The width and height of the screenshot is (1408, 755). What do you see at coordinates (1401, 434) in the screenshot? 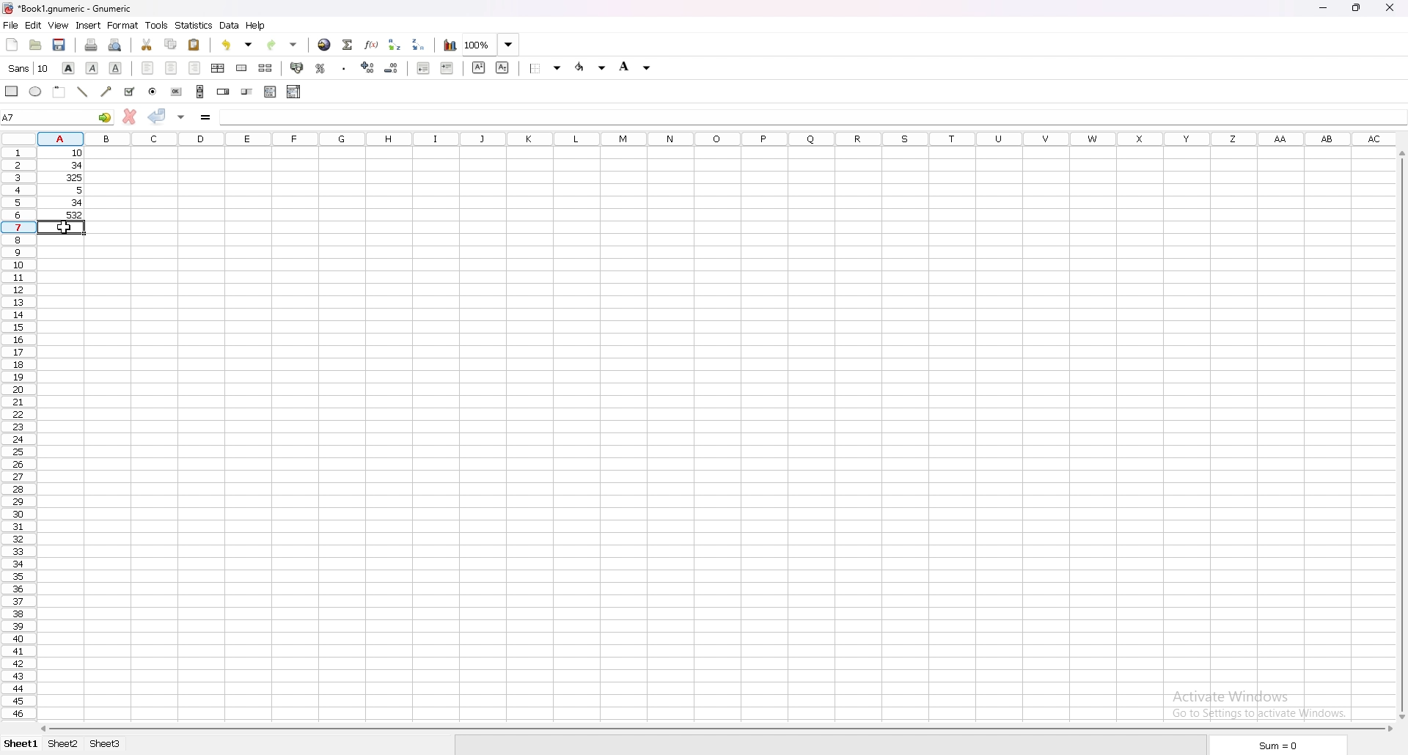
I see `scroll bar` at bounding box center [1401, 434].